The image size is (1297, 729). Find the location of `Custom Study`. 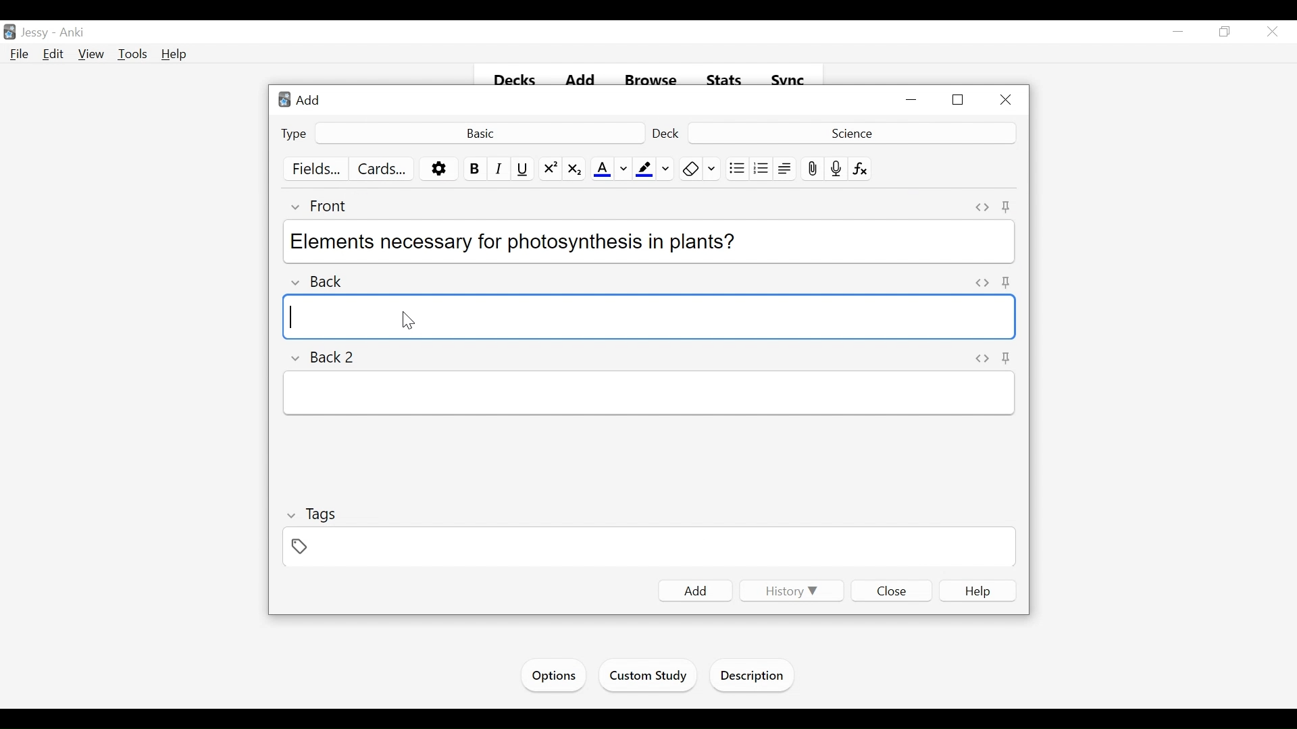

Custom Study is located at coordinates (649, 678).